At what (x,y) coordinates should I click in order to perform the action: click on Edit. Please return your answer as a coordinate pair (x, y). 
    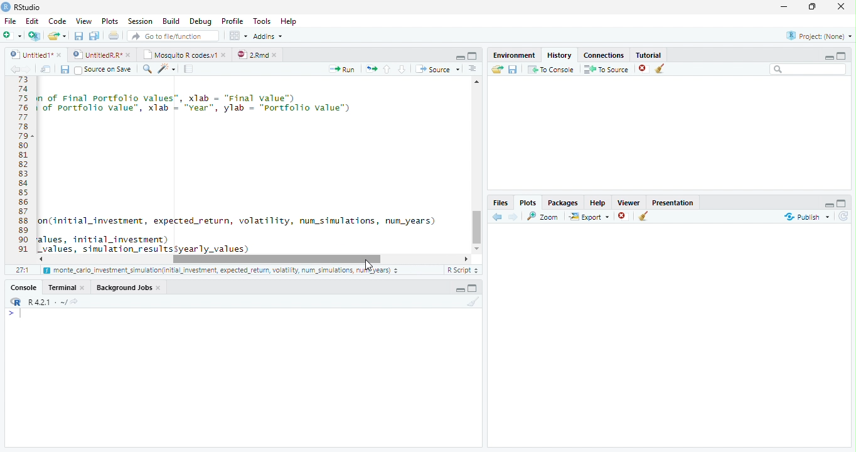
    Looking at the image, I should click on (31, 20).